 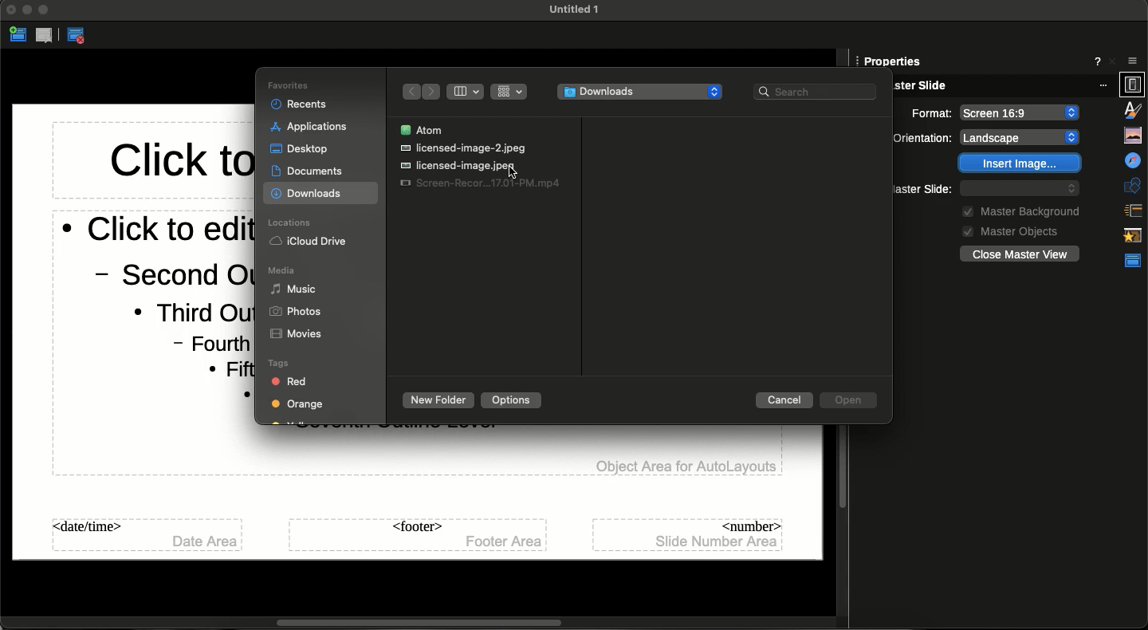 I want to click on Orientation, so click(x=930, y=112).